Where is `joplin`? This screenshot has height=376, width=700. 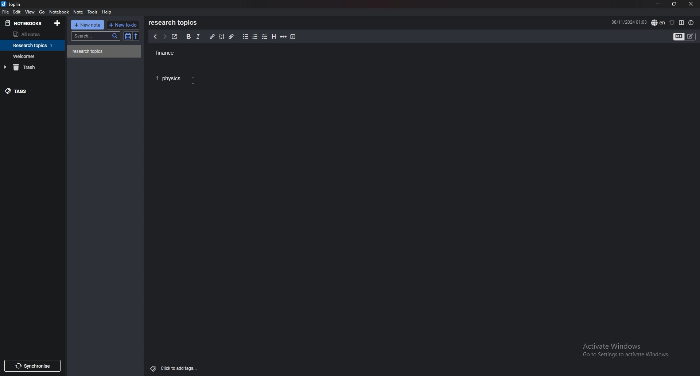
joplin is located at coordinates (12, 5).